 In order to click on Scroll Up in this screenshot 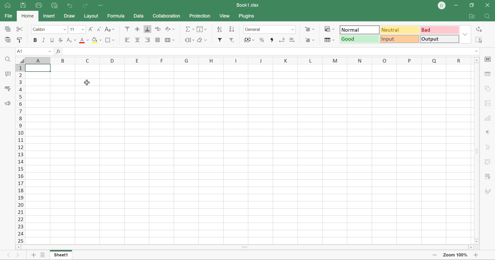, I will do `click(477, 61)`.